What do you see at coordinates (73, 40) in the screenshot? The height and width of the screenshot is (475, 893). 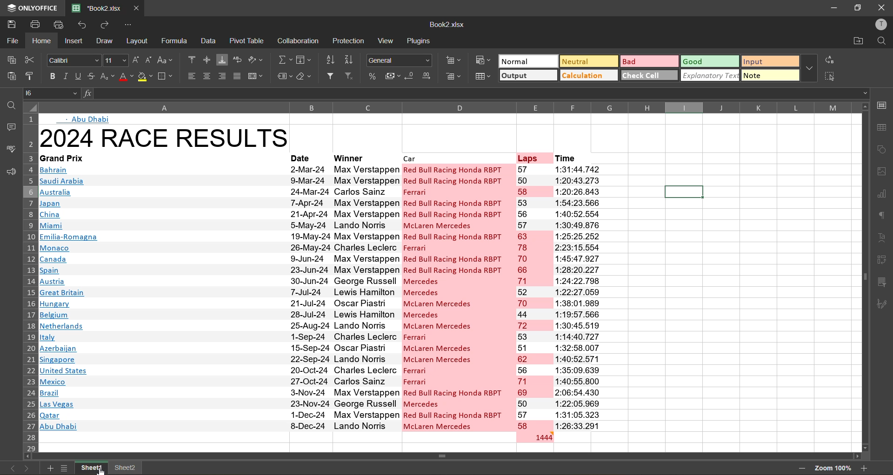 I see `insert` at bounding box center [73, 40].